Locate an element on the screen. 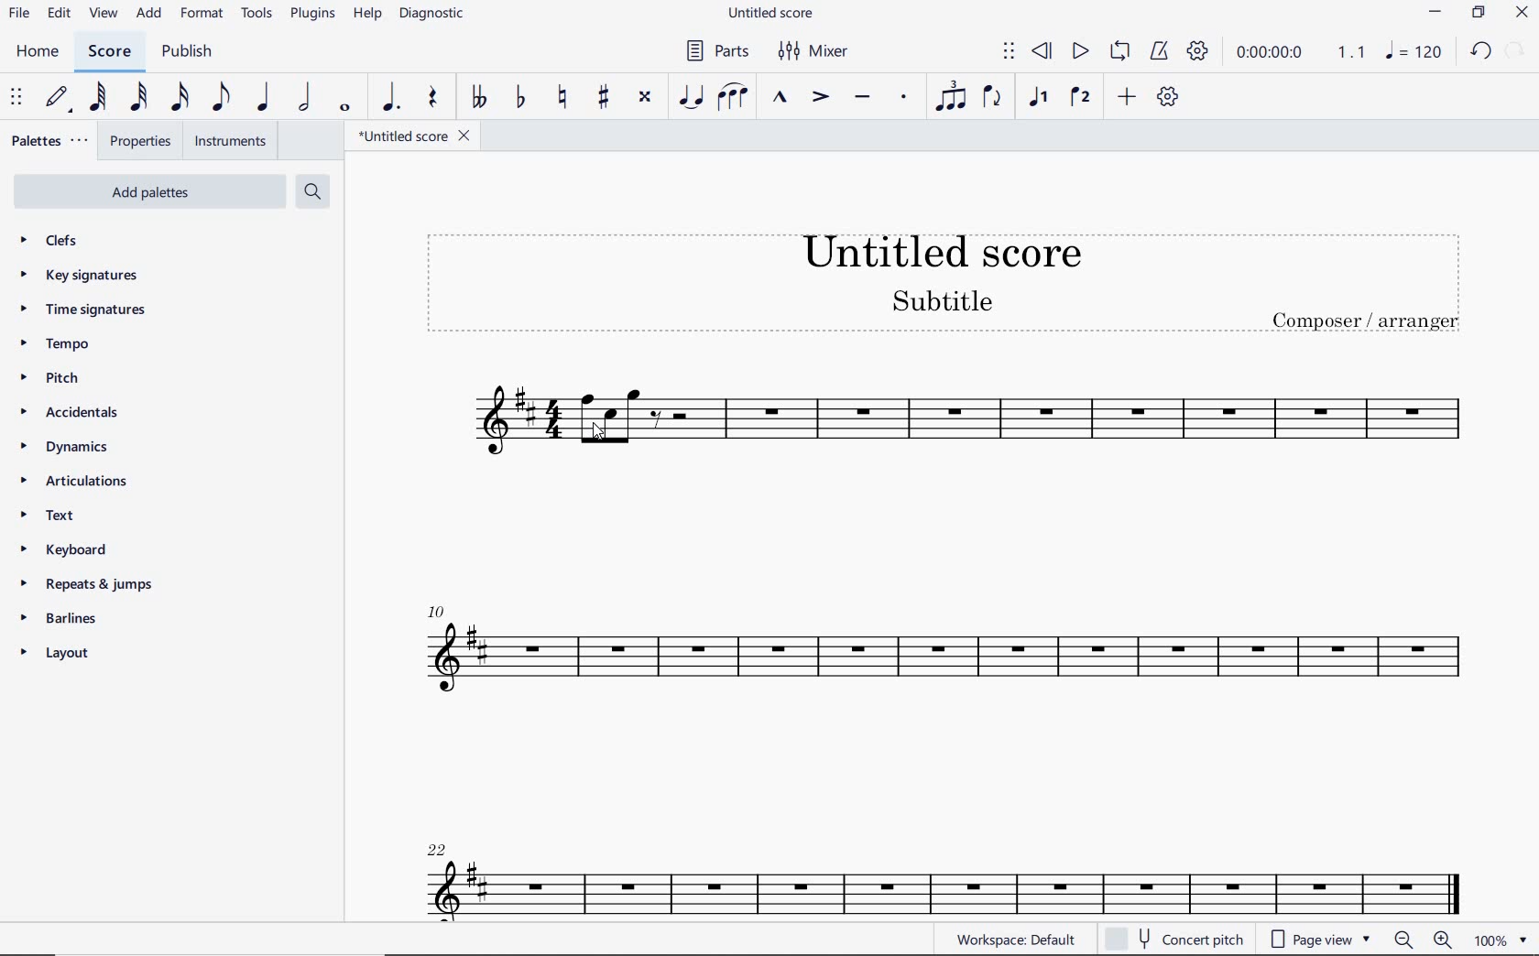  ADD is located at coordinates (1129, 98).